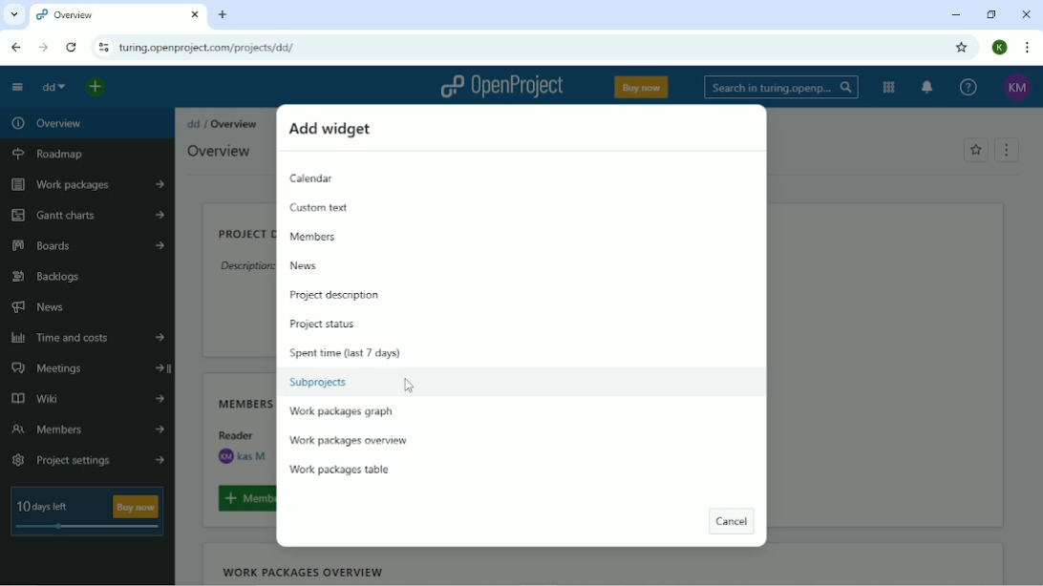  I want to click on Time and costs, so click(89, 338).